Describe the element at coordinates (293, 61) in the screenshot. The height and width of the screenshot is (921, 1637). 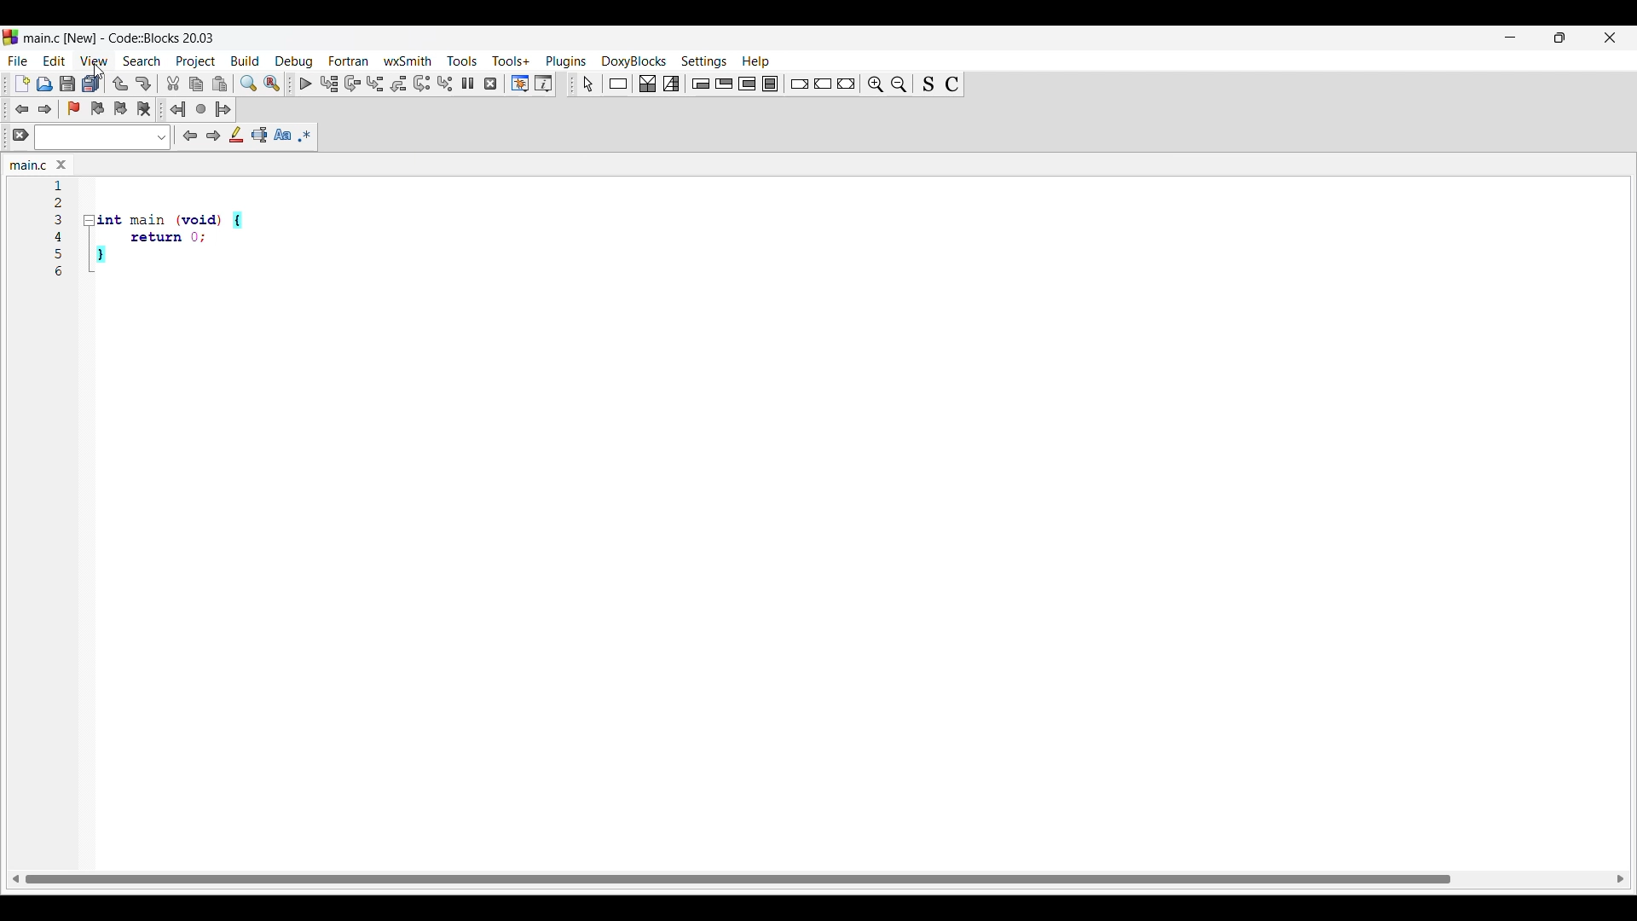
I see `Debug menu` at that location.